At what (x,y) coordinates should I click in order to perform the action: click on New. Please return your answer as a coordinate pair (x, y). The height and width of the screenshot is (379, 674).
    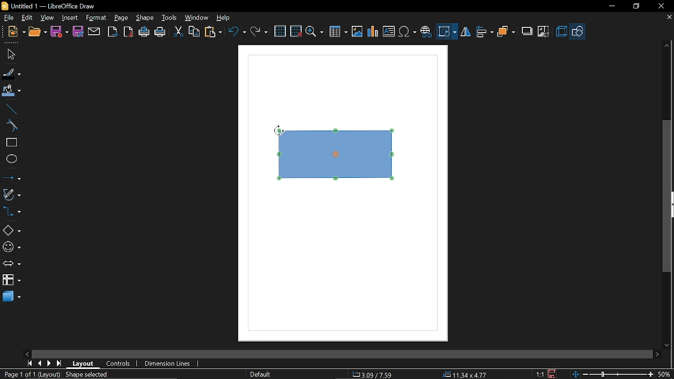
    Looking at the image, I should click on (13, 32).